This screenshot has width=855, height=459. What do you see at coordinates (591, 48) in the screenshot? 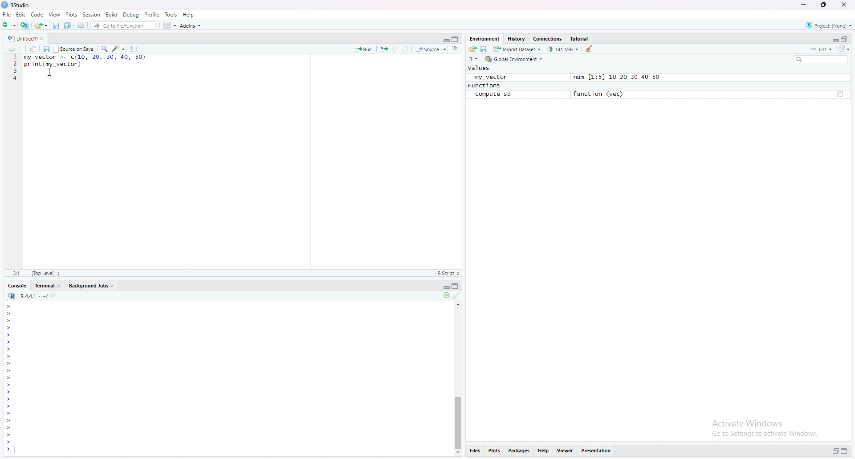
I see `Clear objects from the workspace` at bounding box center [591, 48].